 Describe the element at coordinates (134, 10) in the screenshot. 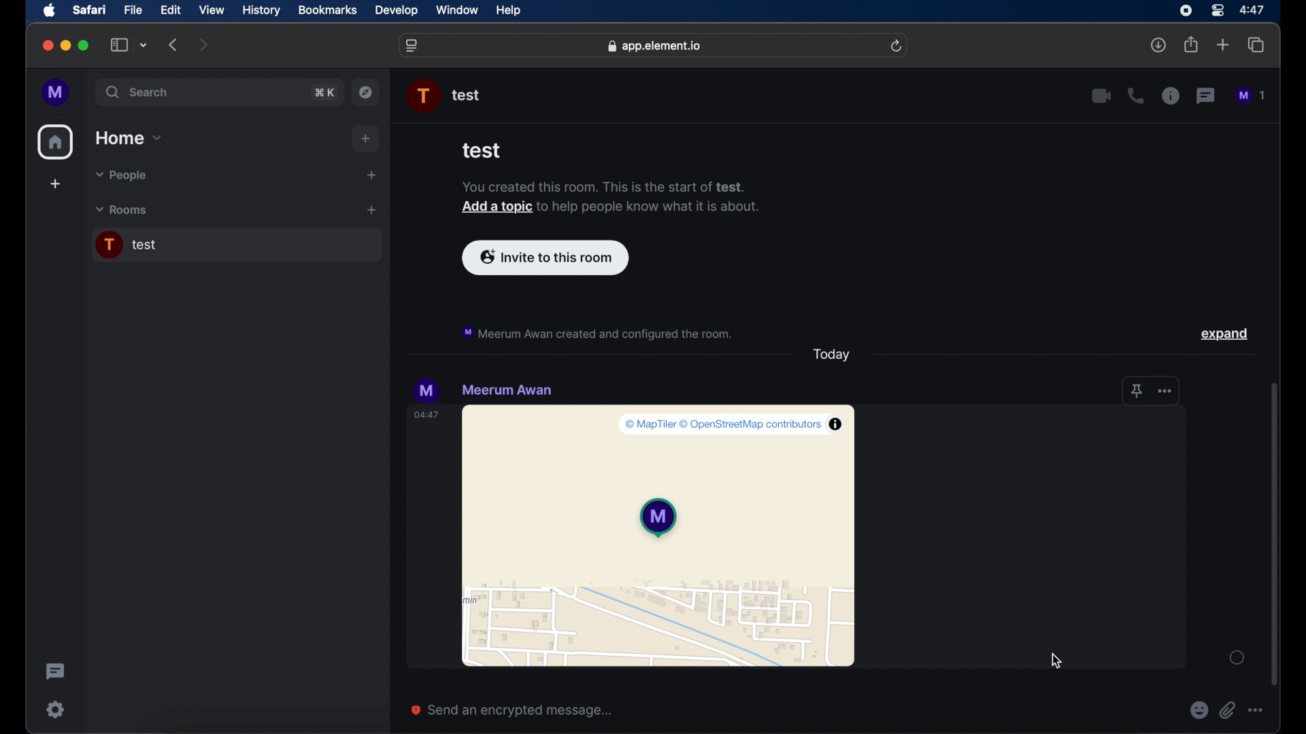

I see `file` at that location.